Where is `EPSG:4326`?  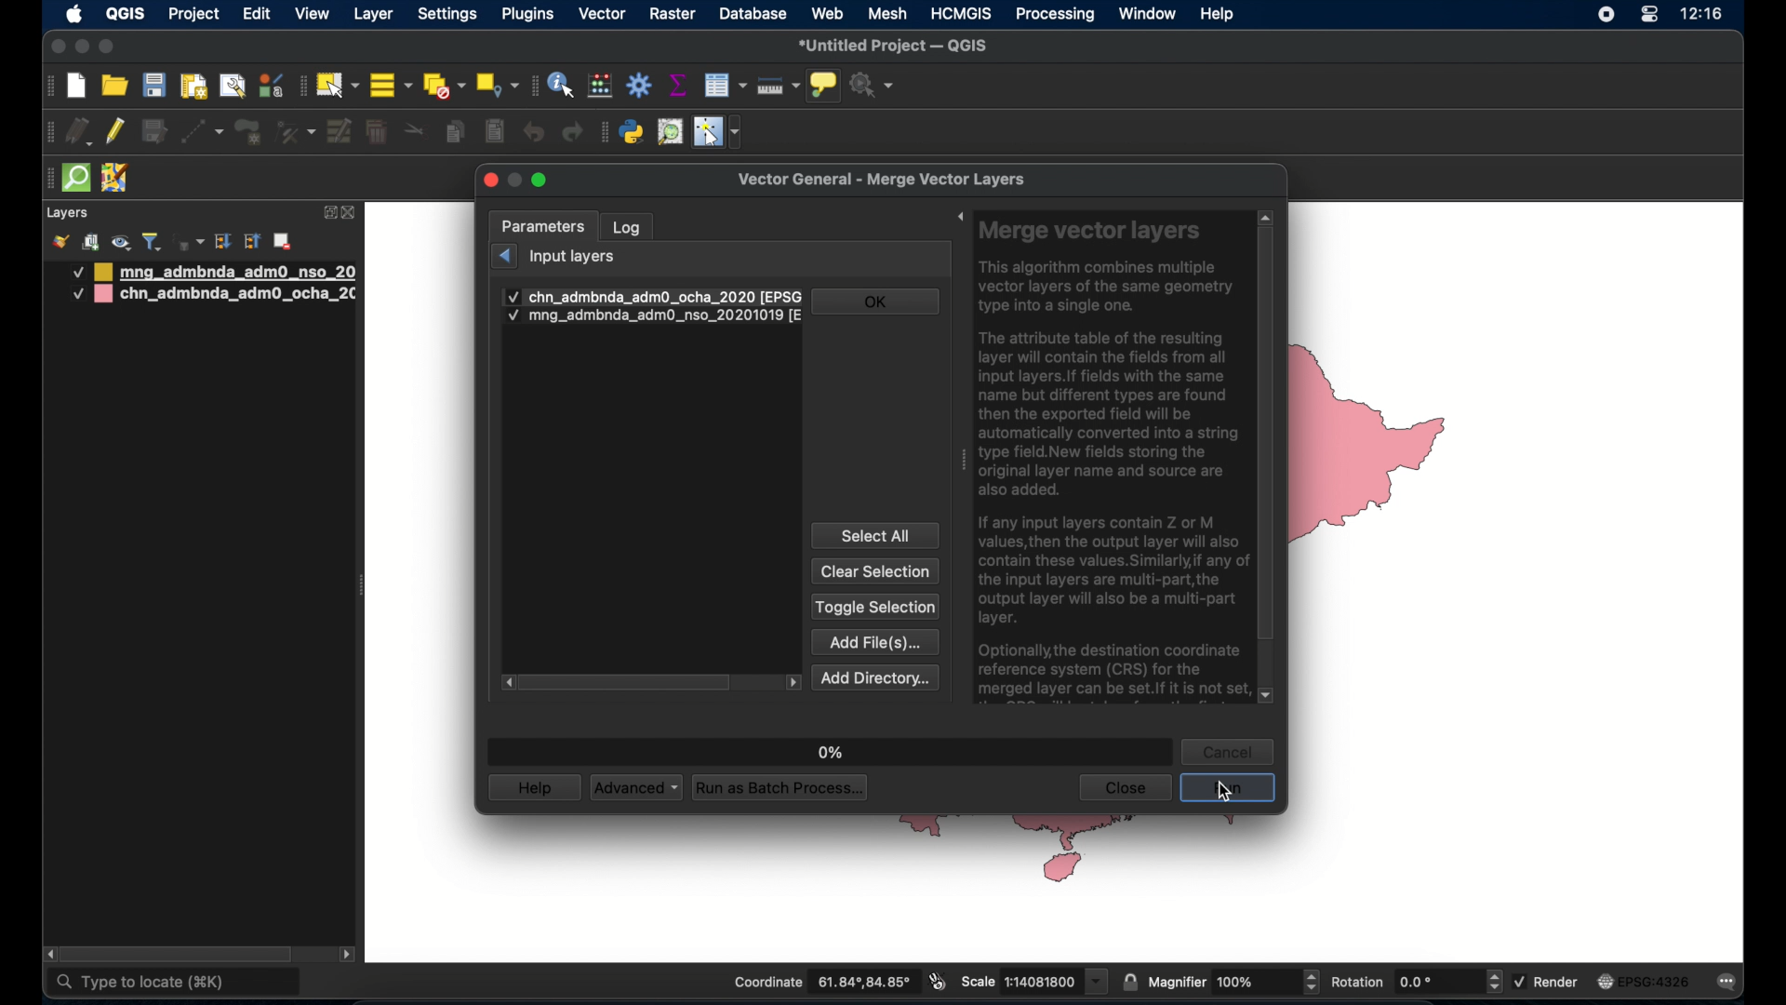
EPSG:4326 is located at coordinates (1644, 983).